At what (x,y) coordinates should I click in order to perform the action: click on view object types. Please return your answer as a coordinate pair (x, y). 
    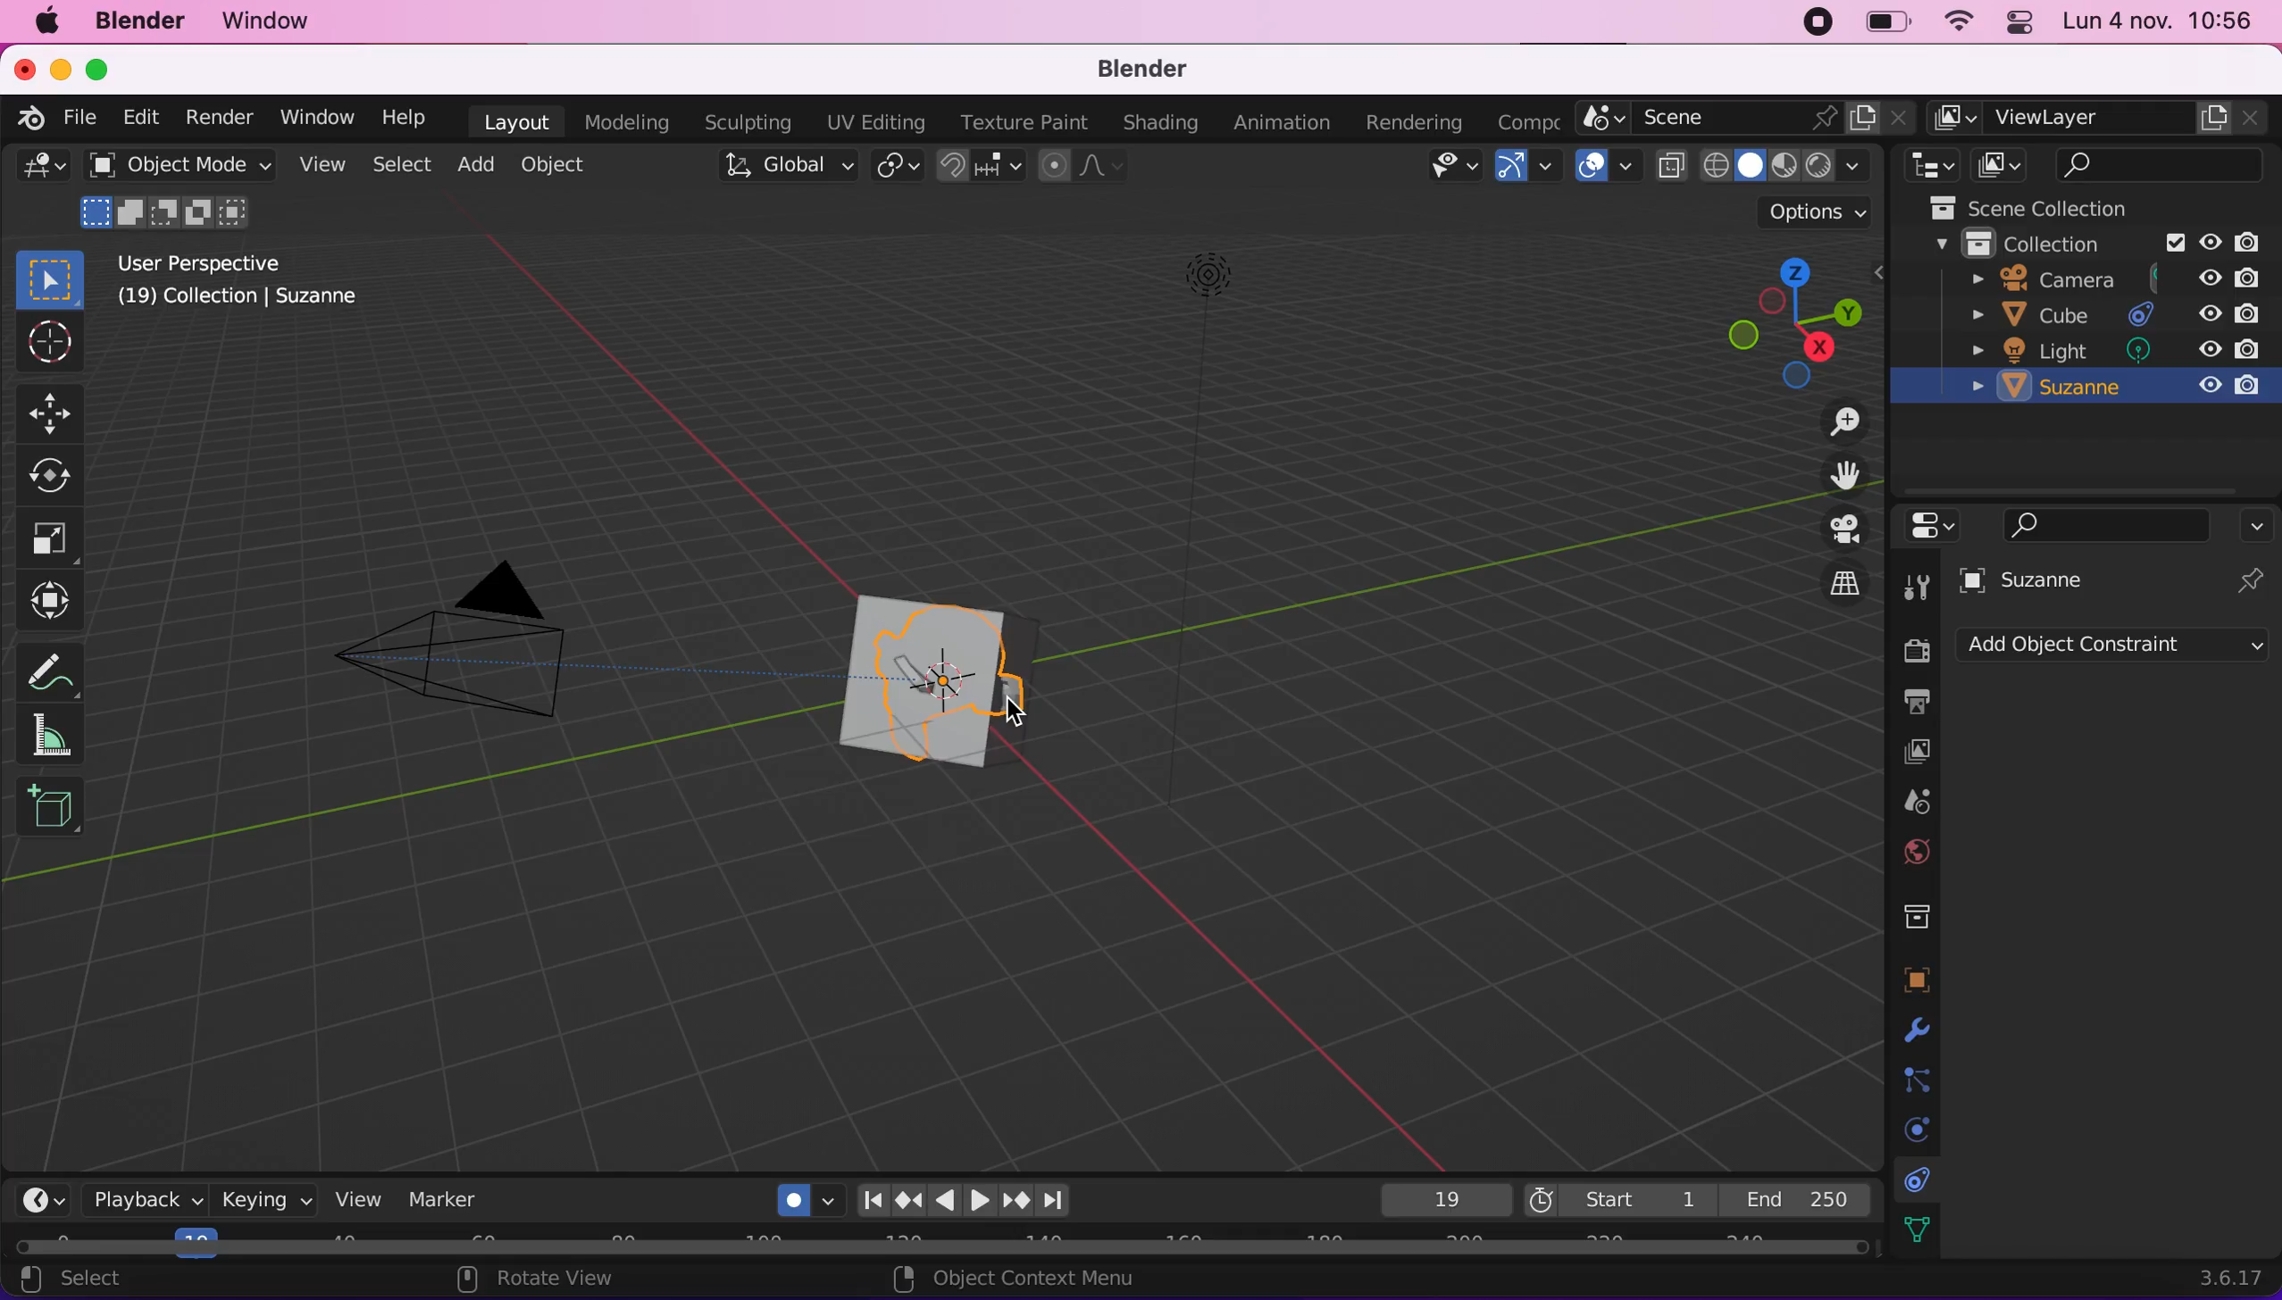
    Looking at the image, I should click on (1448, 169).